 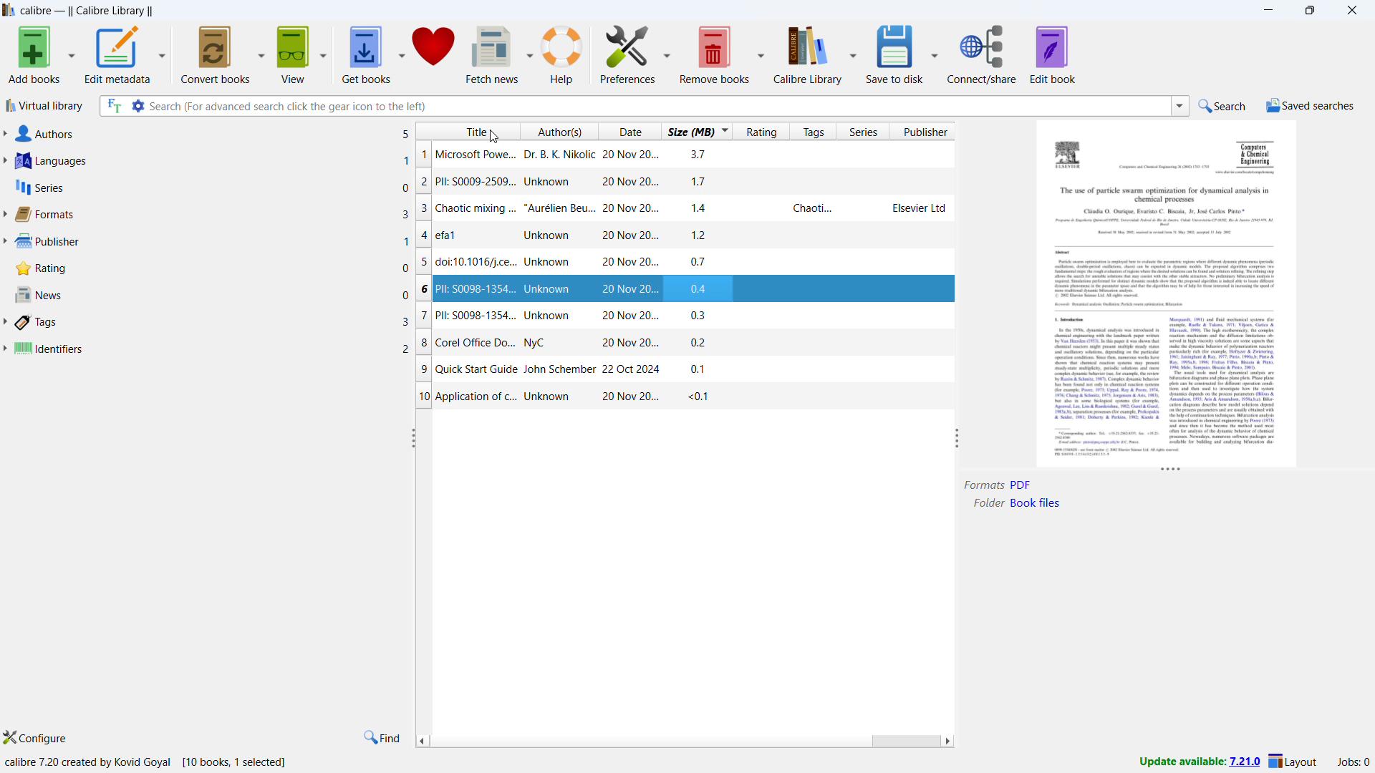 I want to click on resize, so click(x=412, y=439).